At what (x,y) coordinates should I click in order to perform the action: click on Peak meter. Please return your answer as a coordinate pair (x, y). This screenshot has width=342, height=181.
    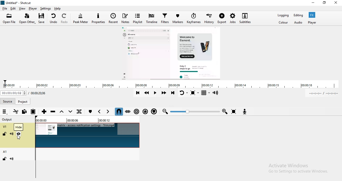
    Looking at the image, I should click on (80, 18).